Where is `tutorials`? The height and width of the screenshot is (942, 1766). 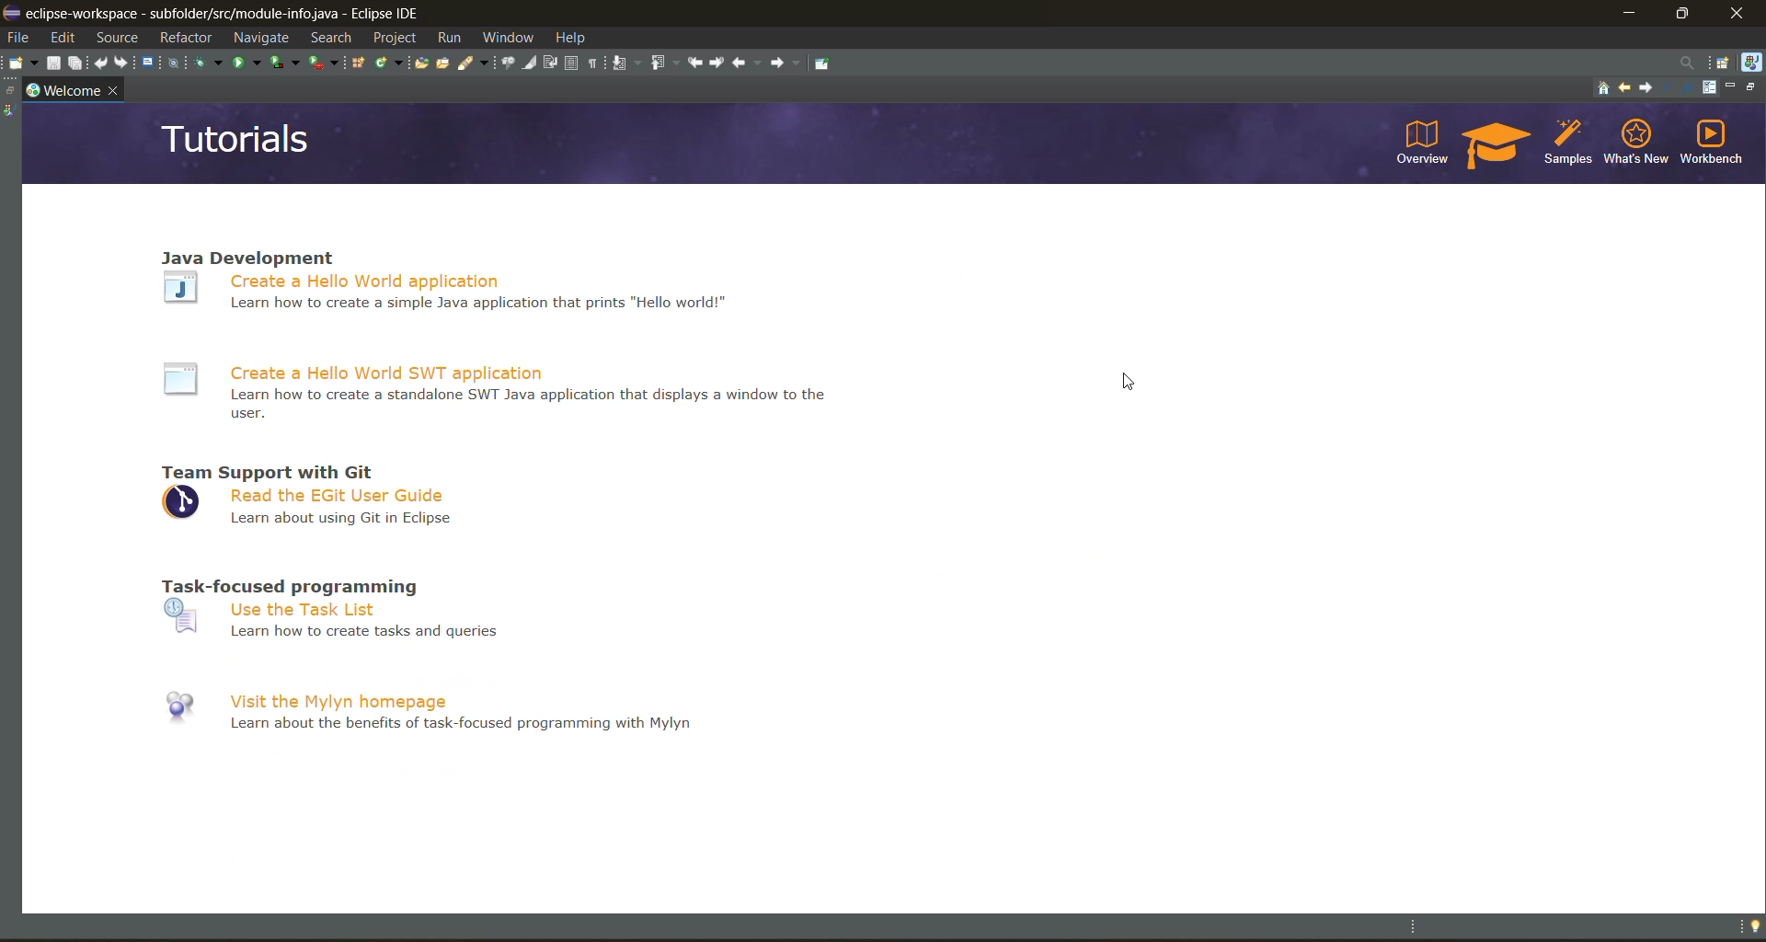 tutorials is located at coordinates (1496, 146).